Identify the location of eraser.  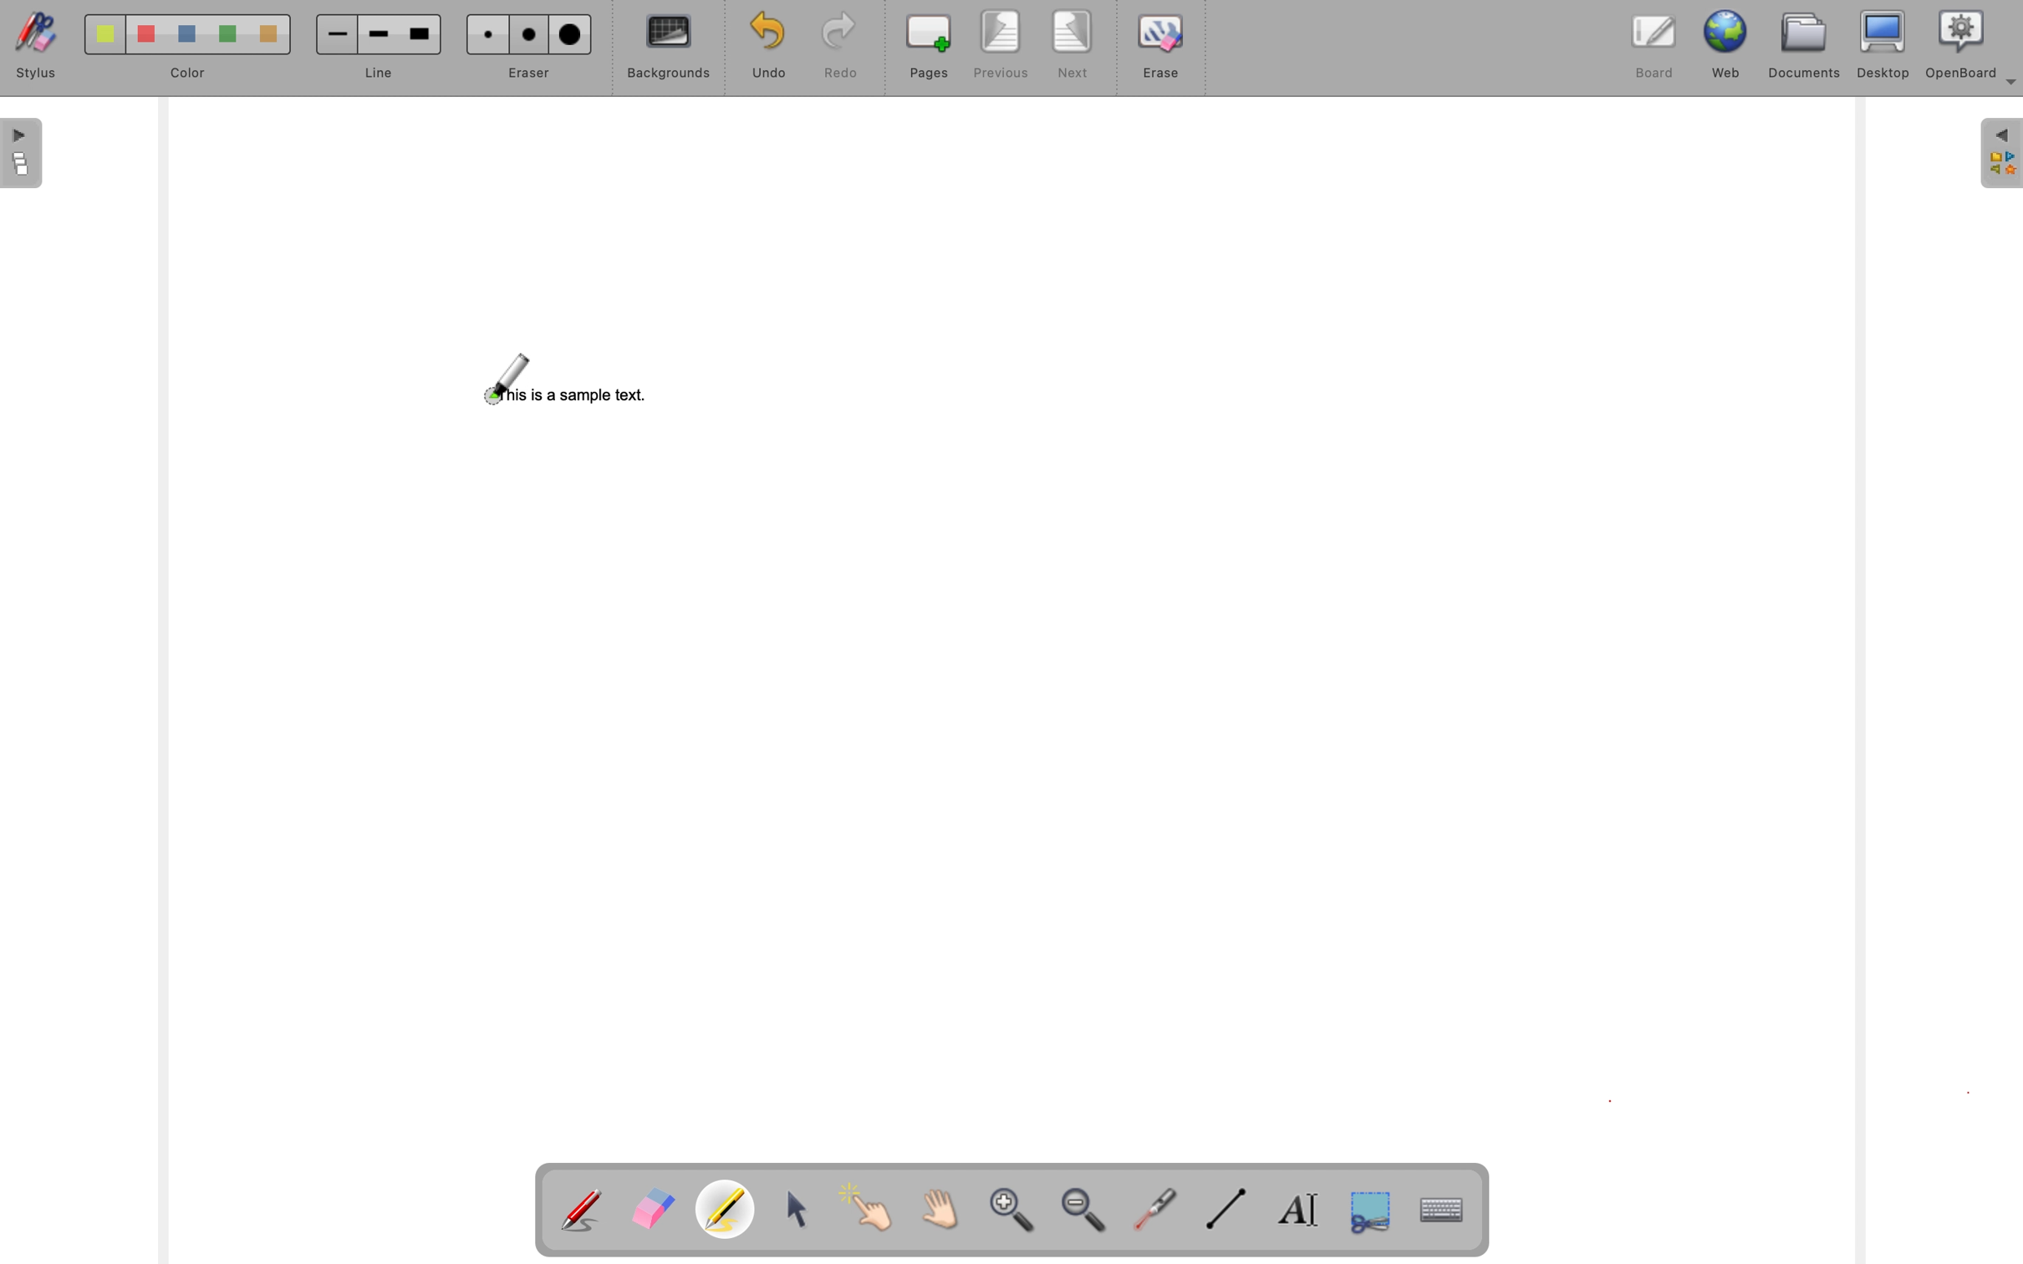
(531, 73).